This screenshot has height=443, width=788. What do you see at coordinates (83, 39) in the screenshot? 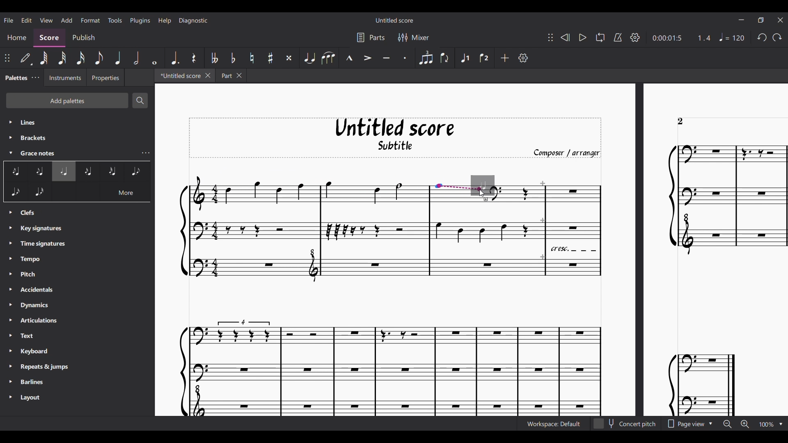
I see `Publish section` at bounding box center [83, 39].